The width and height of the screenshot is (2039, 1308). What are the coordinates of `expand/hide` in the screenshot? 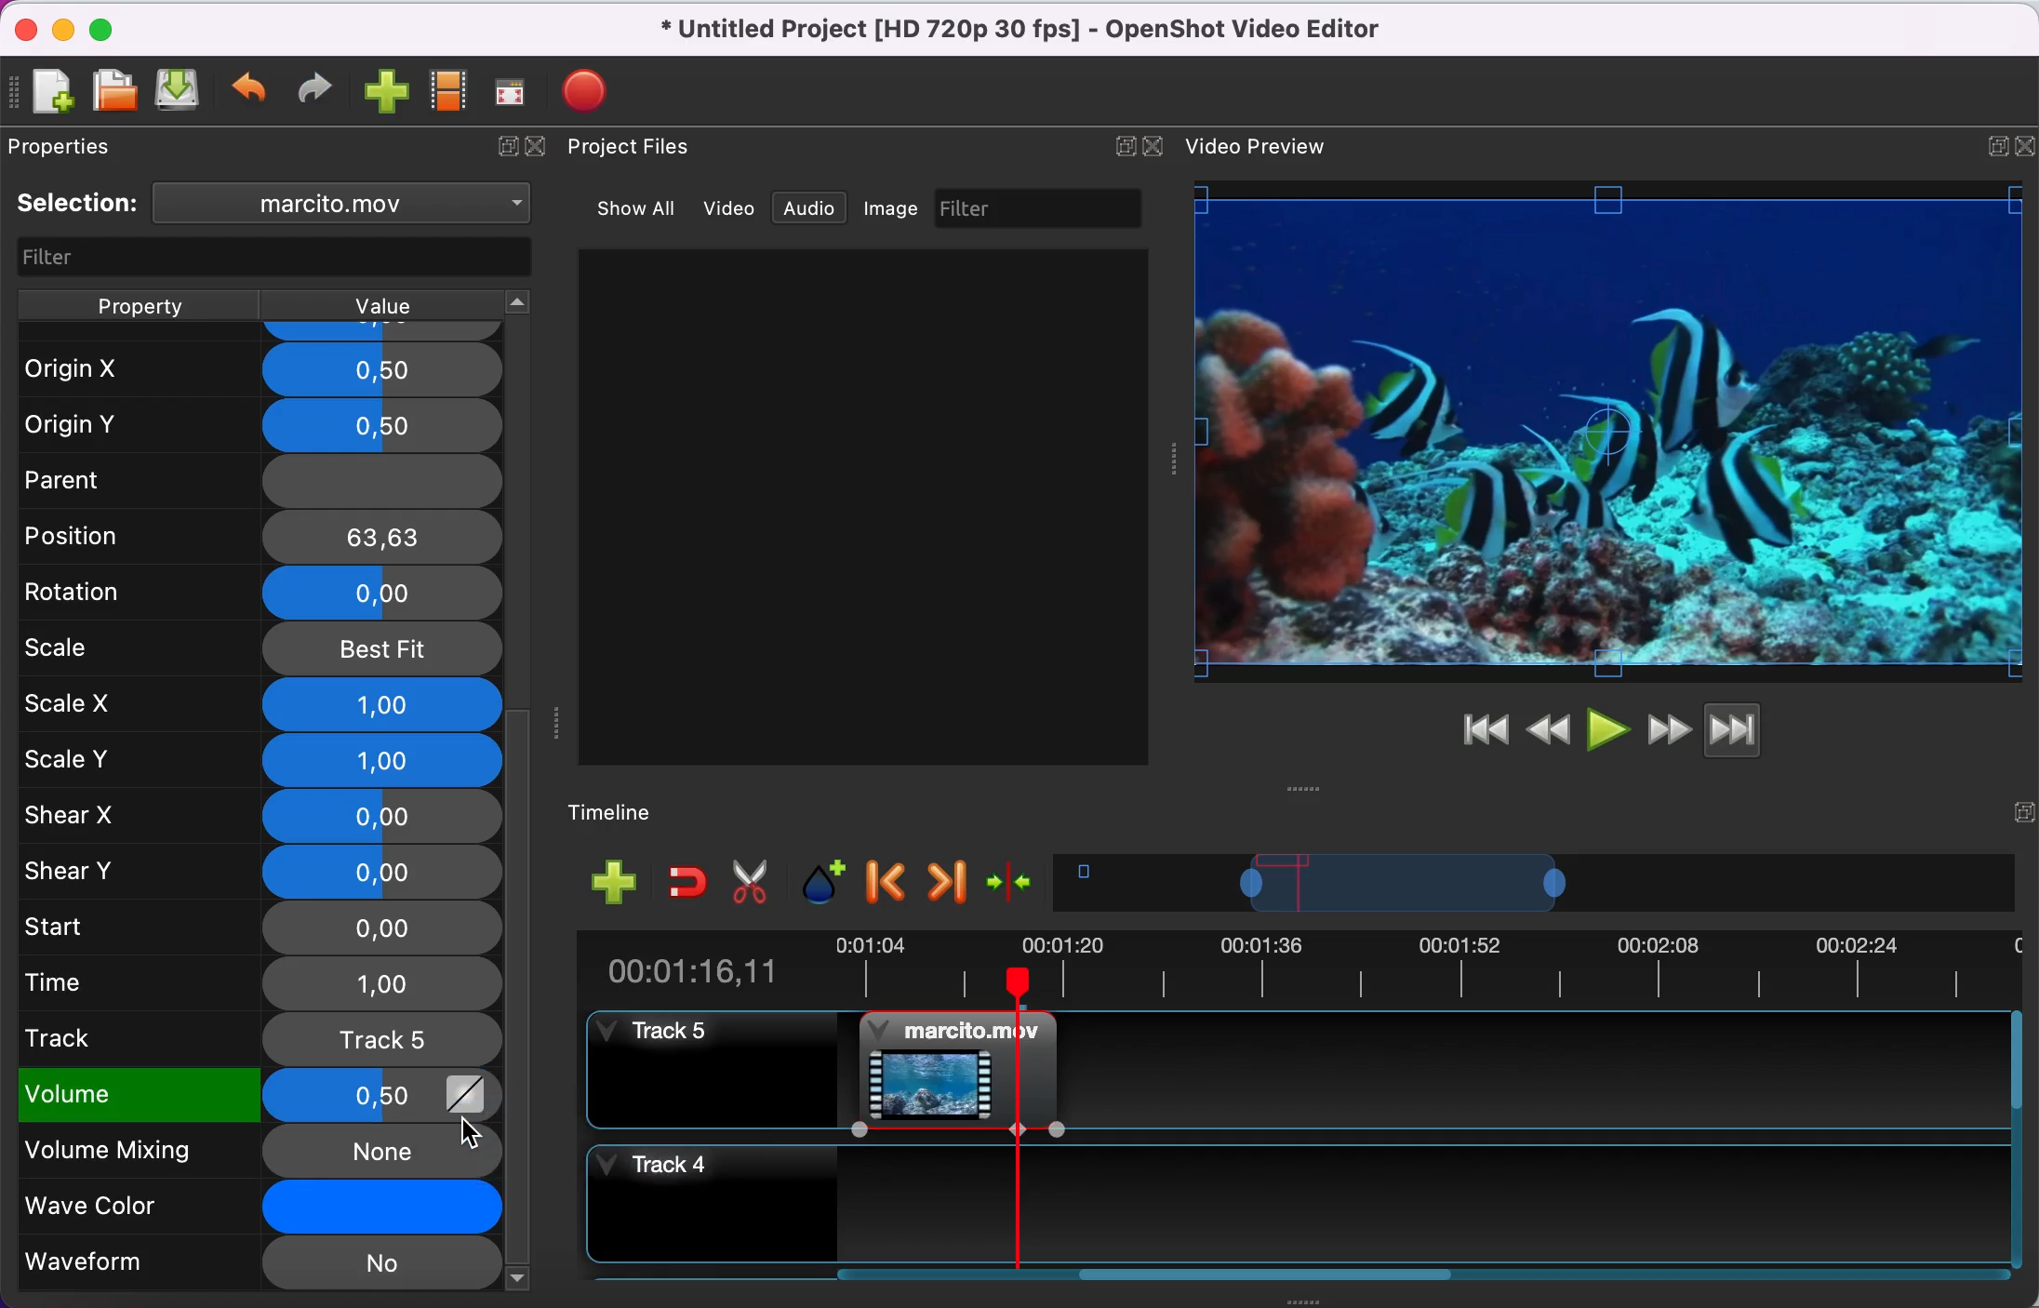 It's located at (502, 151).